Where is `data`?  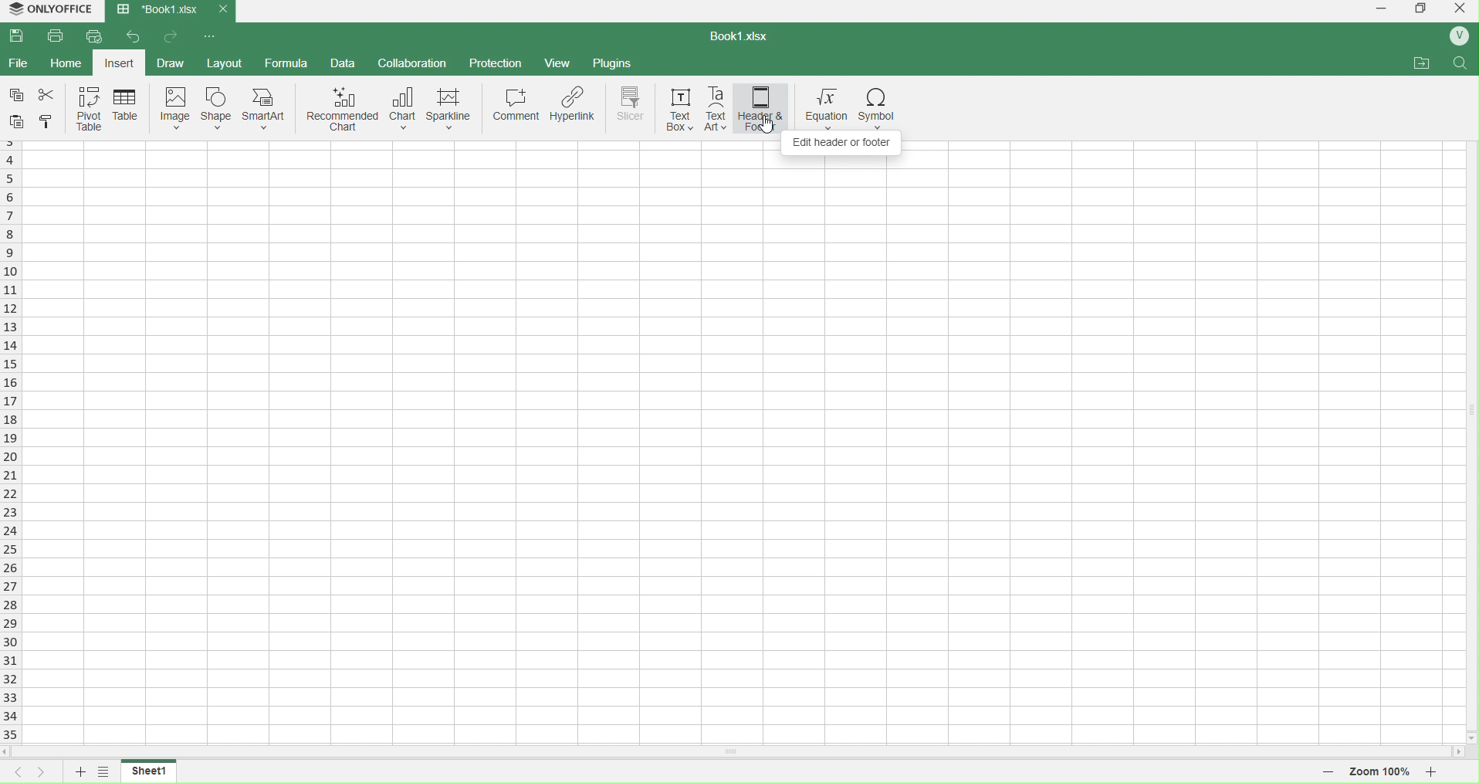 data is located at coordinates (345, 64).